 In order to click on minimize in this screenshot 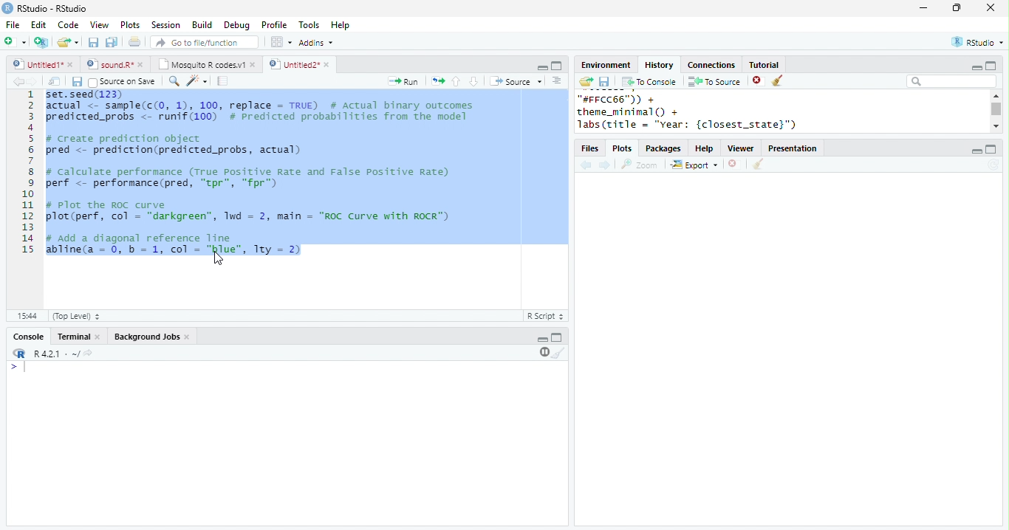, I will do `click(542, 66)`.